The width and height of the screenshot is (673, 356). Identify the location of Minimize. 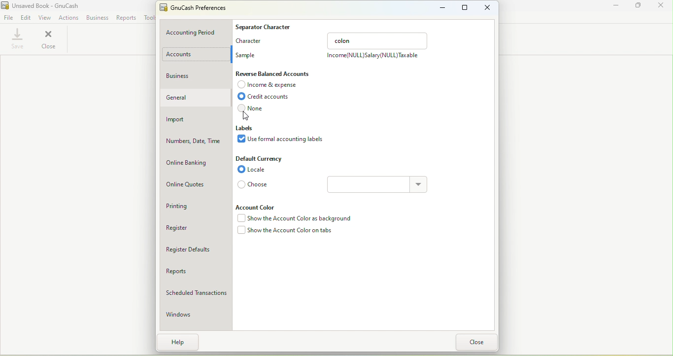
(617, 5).